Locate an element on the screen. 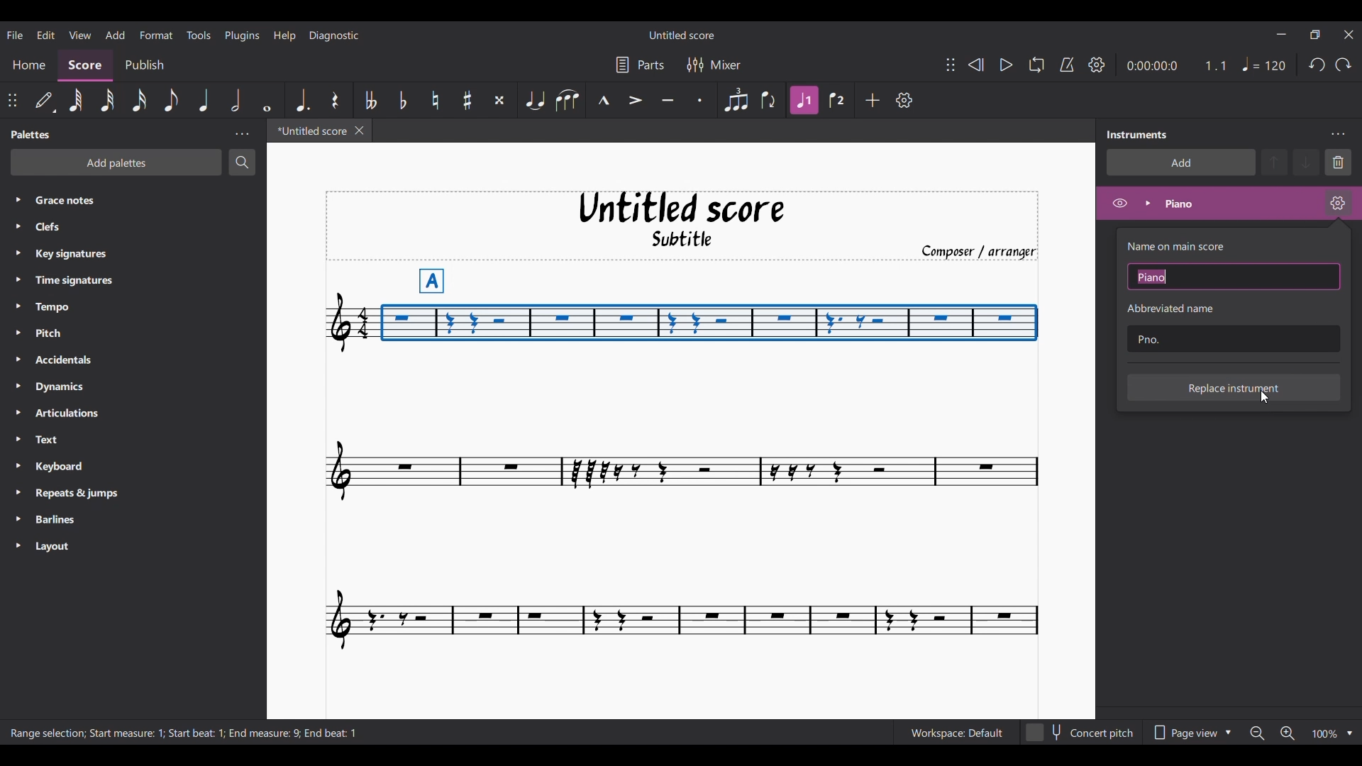 This screenshot has width=1362, height=766. Add instrument is located at coordinates (1181, 162).